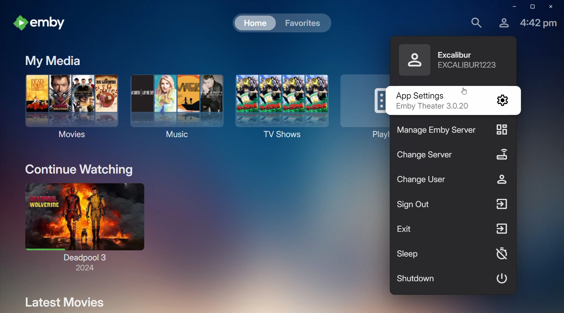  Describe the element at coordinates (452, 254) in the screenshot. I see `Sleep` at that location.